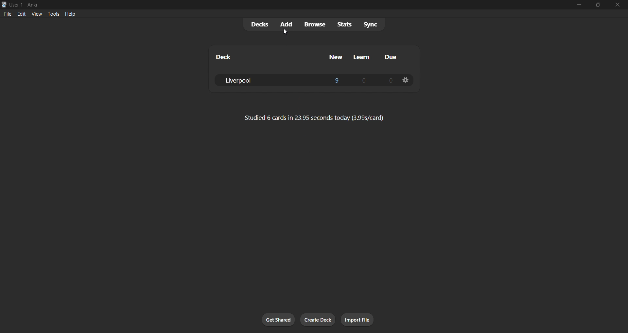 The width and height of the screenshot is (628, 333). I want to click on card data, so click(312, 119).